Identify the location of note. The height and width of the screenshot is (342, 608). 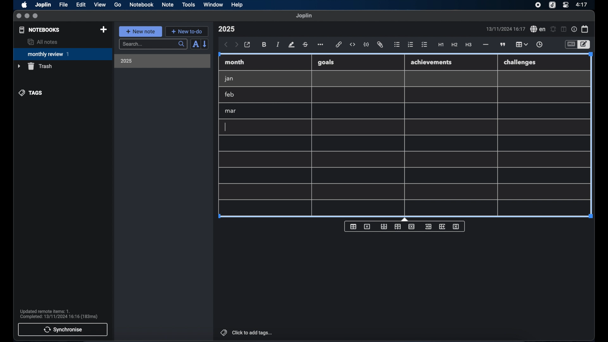
(168, 4).